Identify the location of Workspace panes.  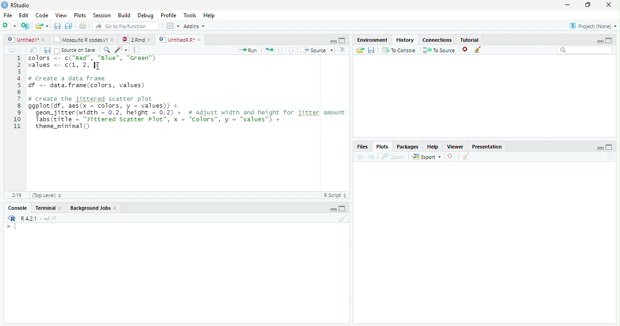
(173, 26).